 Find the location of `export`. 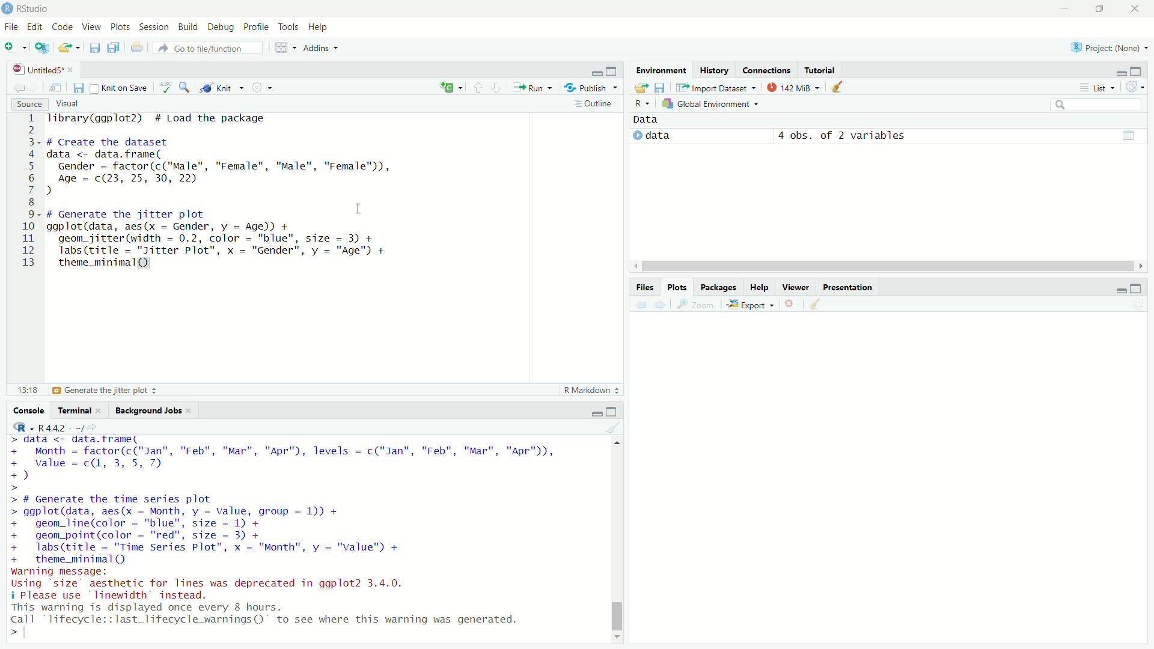

export is located at coordinates (753, 305).